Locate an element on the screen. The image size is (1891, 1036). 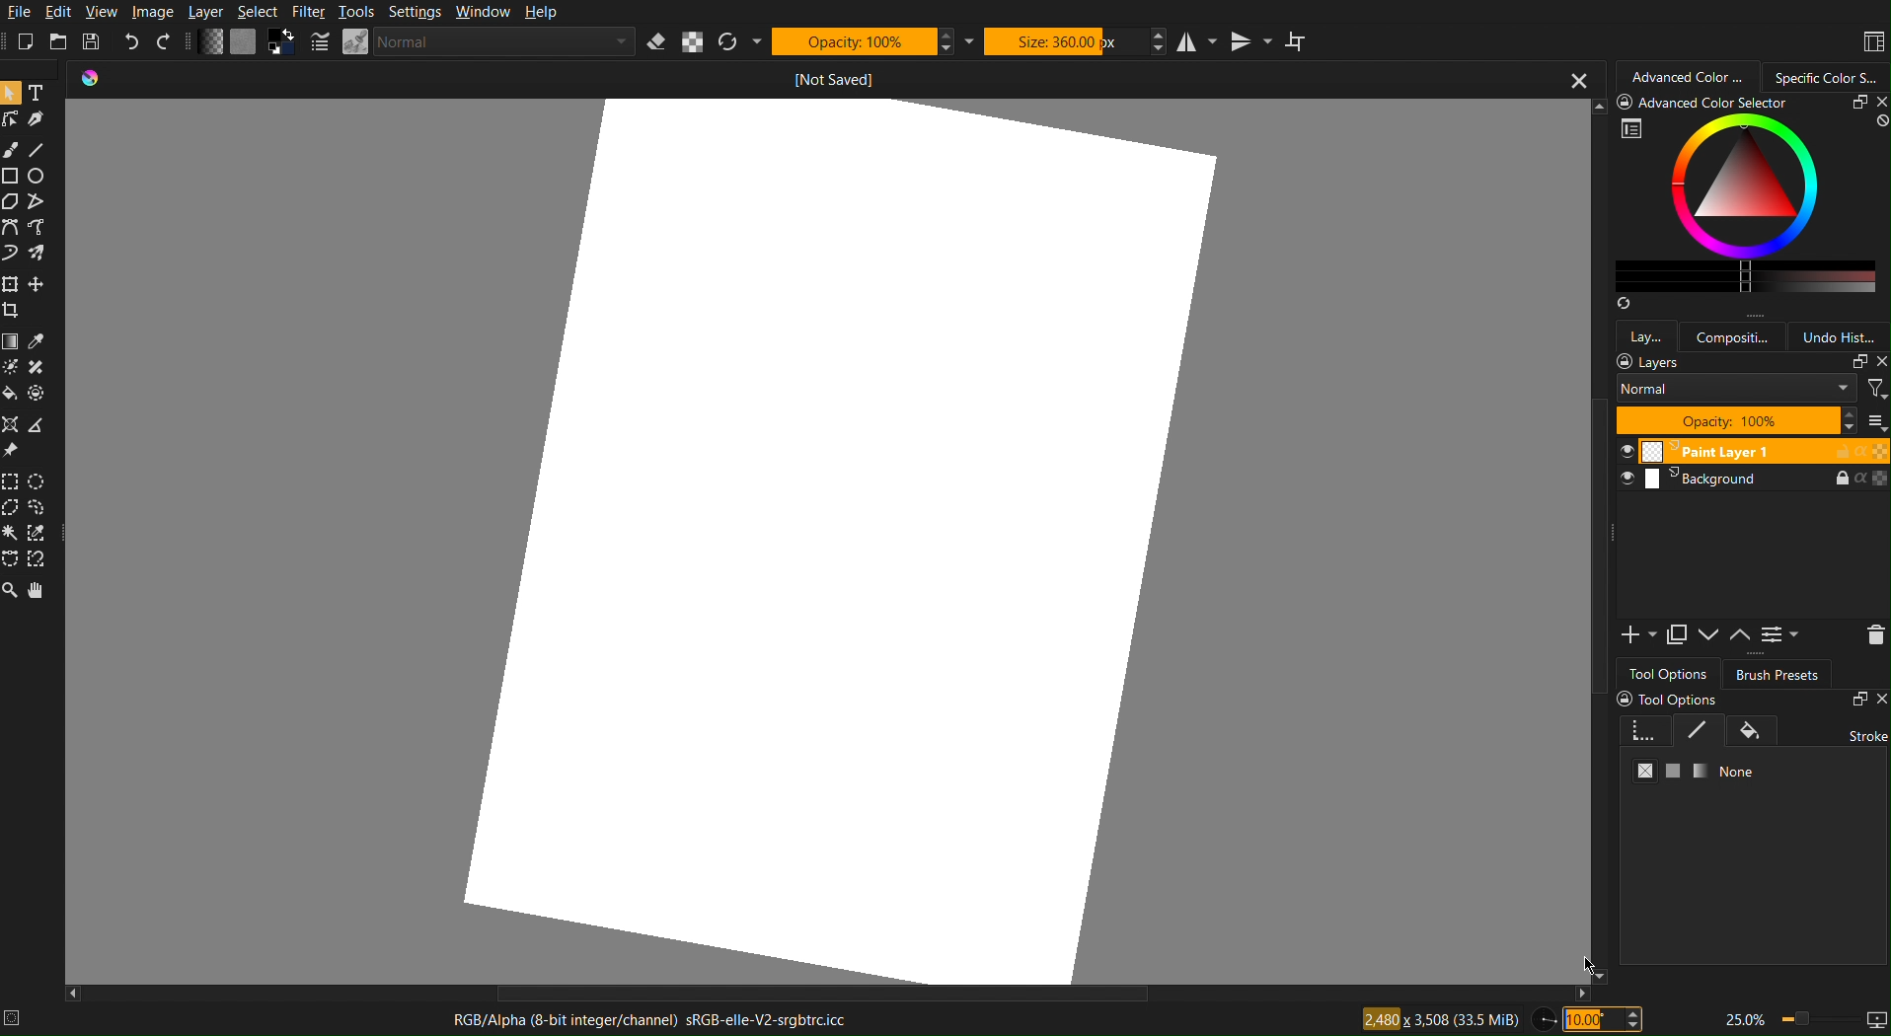
 is located at coordinates (36, 393).